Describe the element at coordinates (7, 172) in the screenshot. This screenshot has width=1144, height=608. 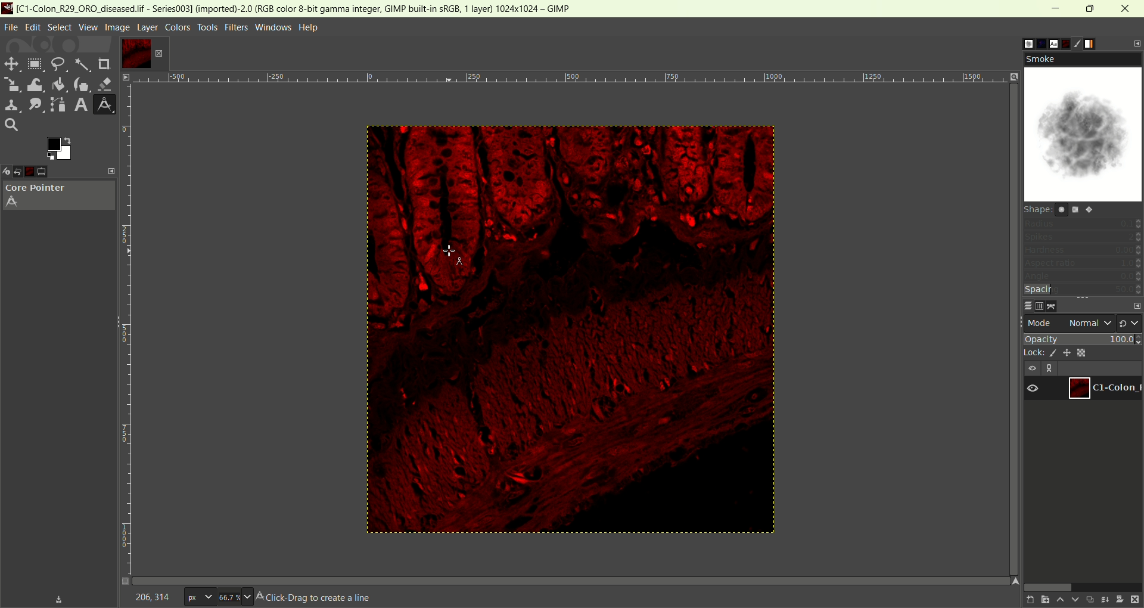
I see `device status` at that location.